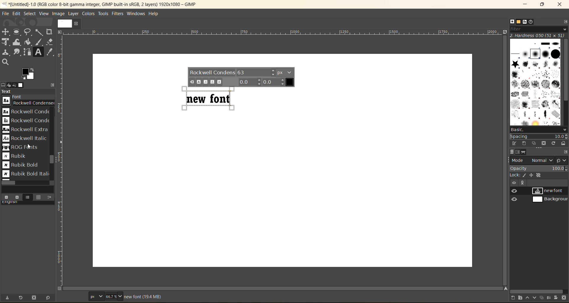  I want to click on create a new brush, so click(524, 144).